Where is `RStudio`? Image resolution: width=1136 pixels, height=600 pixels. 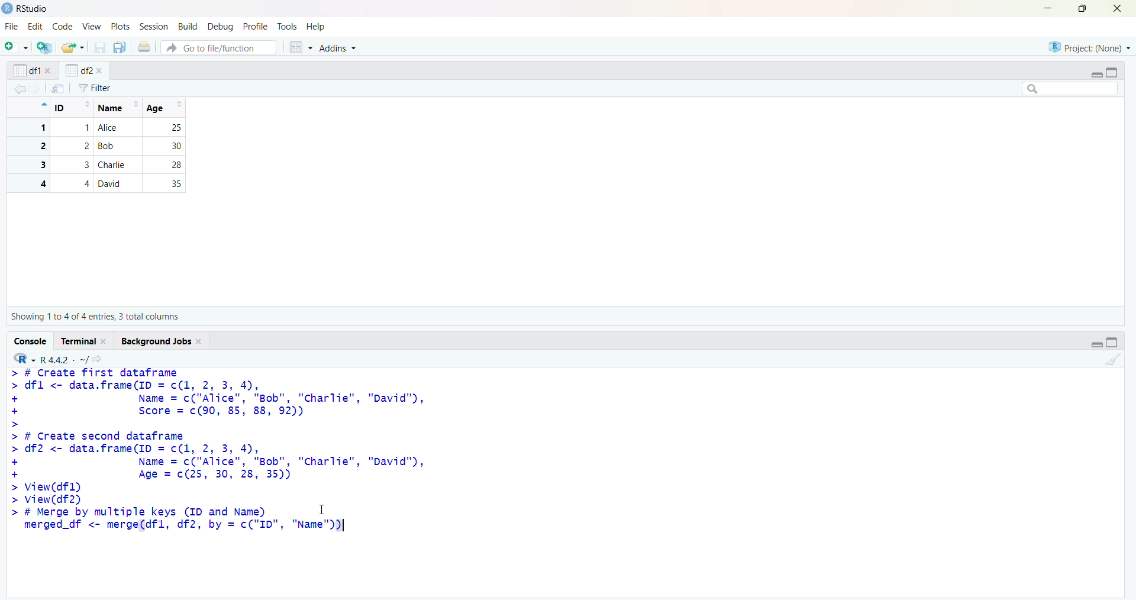
RStudio is located at coordinates (34, 9).